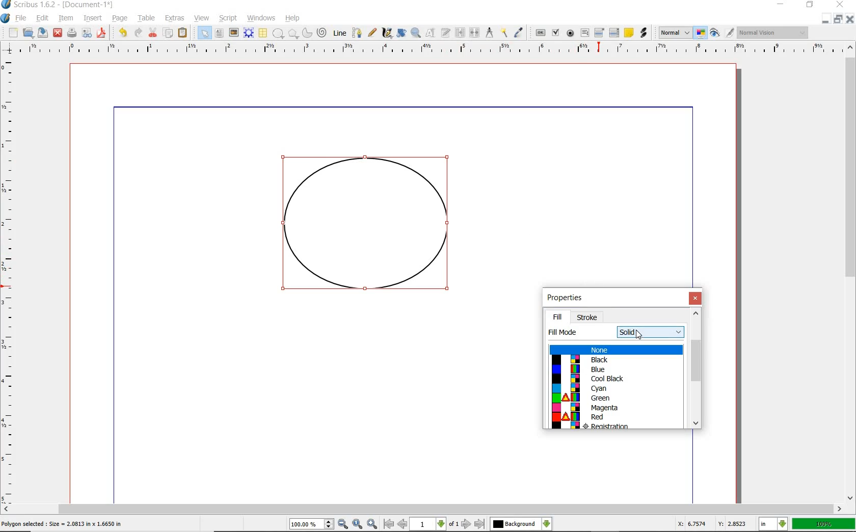  I want to click on shape tool, so click(637, 333).